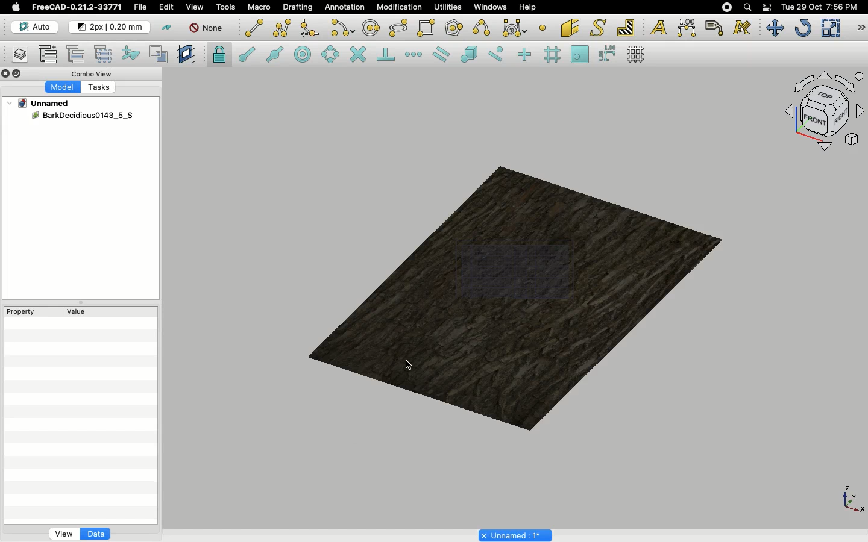 The height and width of the screenshot is (542, 868). I want to click on Drafting, so click(299, 7).